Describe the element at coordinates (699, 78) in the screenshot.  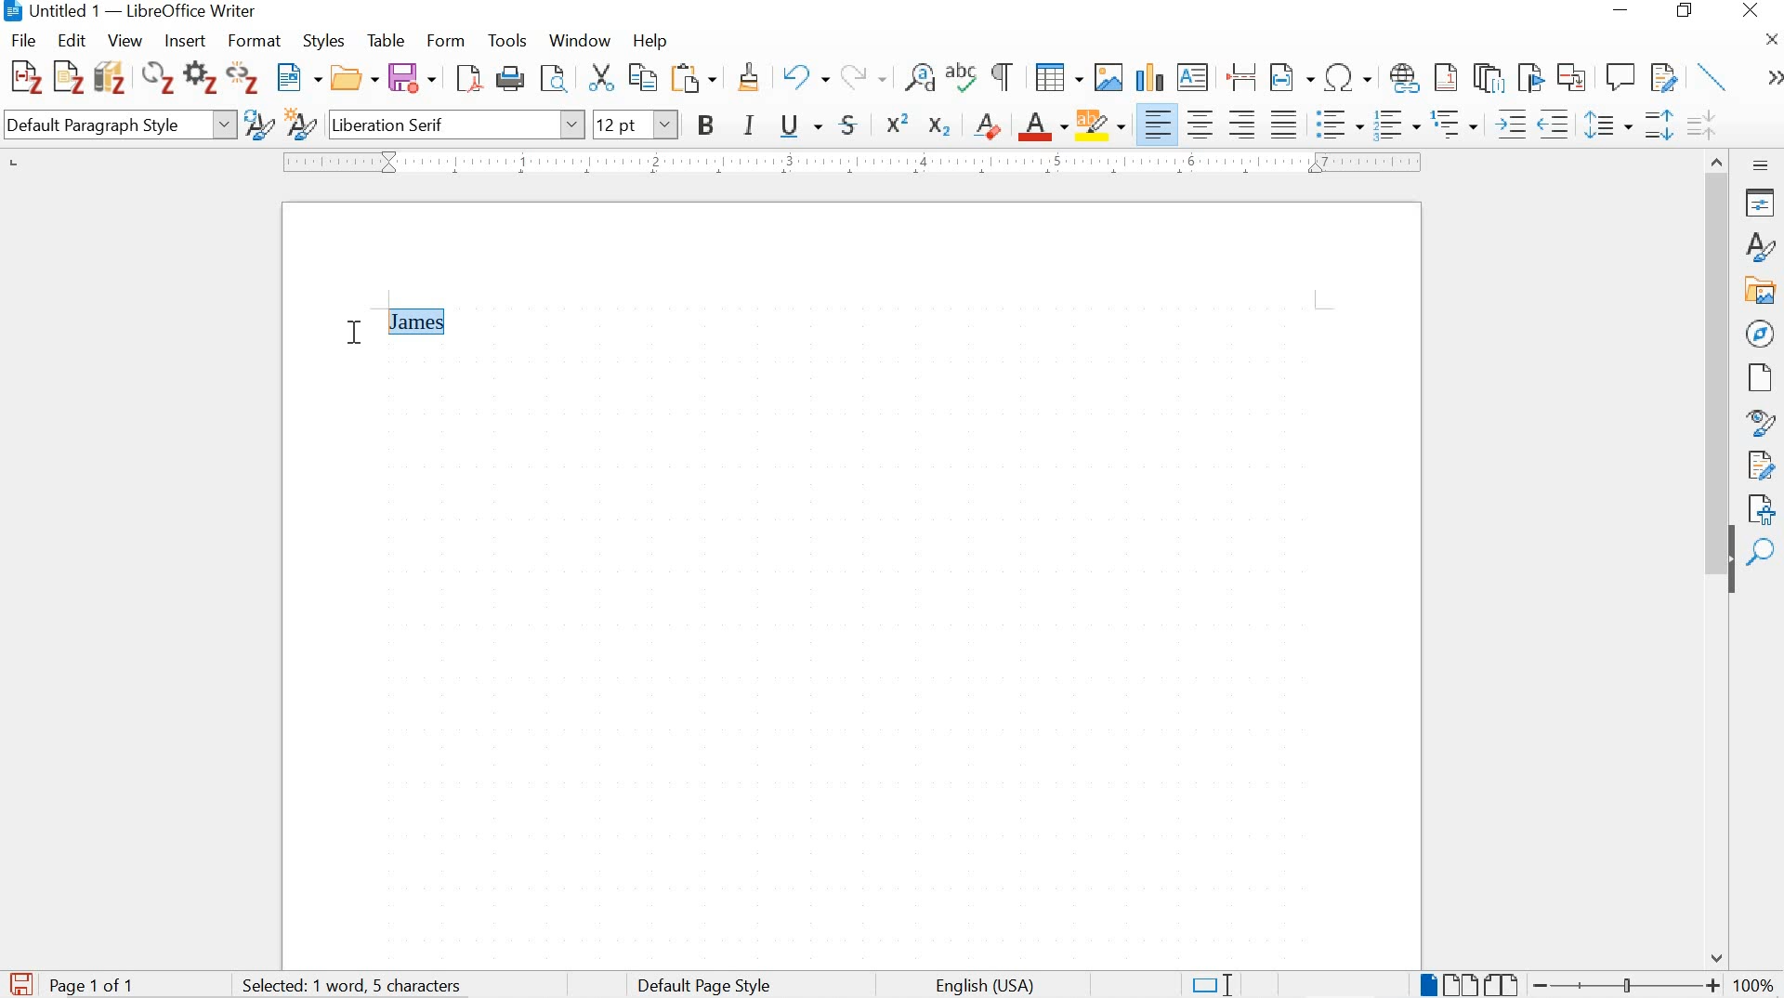
I see `paste` at that location.